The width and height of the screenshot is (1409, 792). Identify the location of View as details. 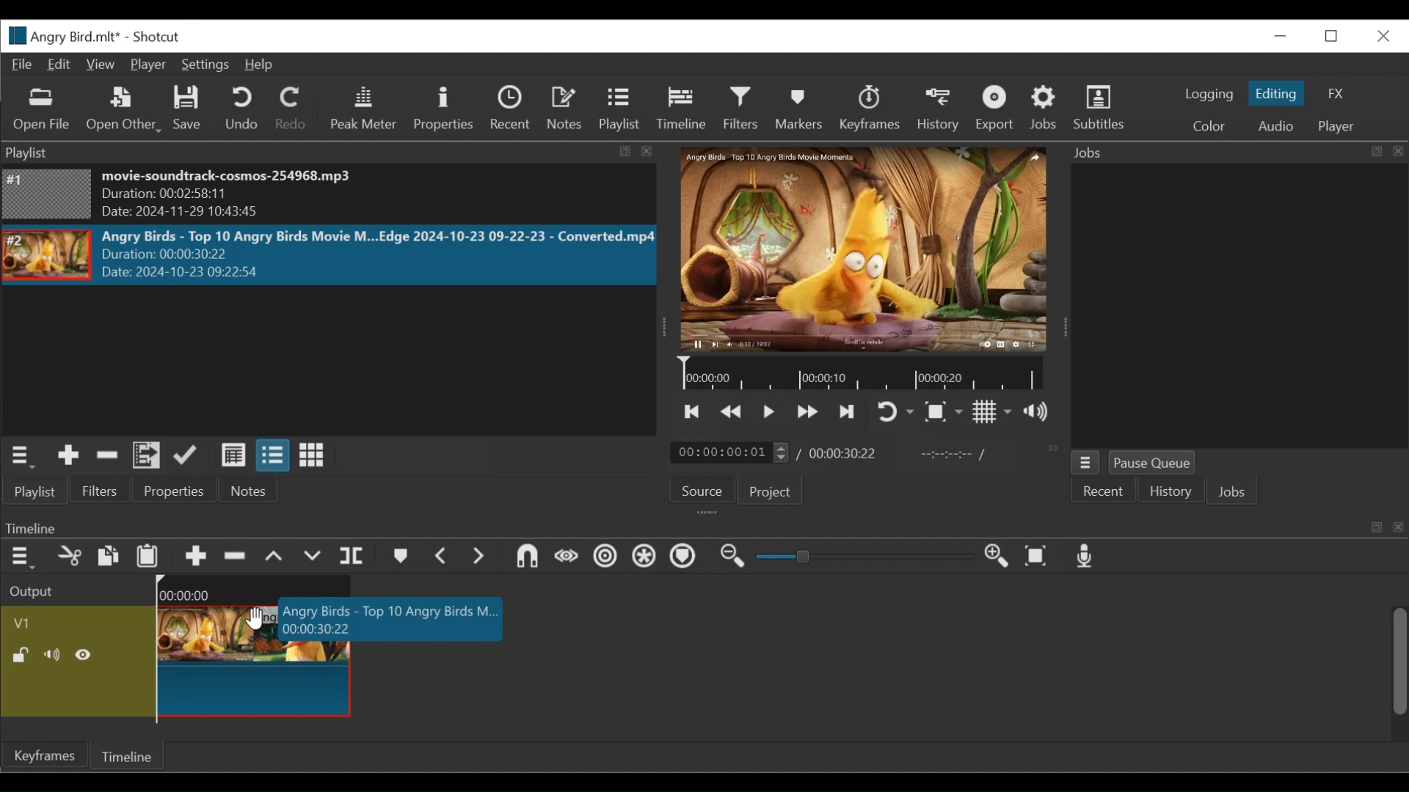
(233, 457).